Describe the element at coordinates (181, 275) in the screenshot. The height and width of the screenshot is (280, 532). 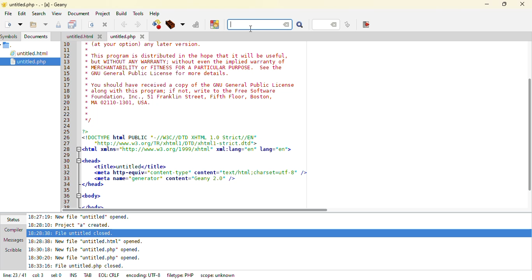
I see `filetype: php` at that location.